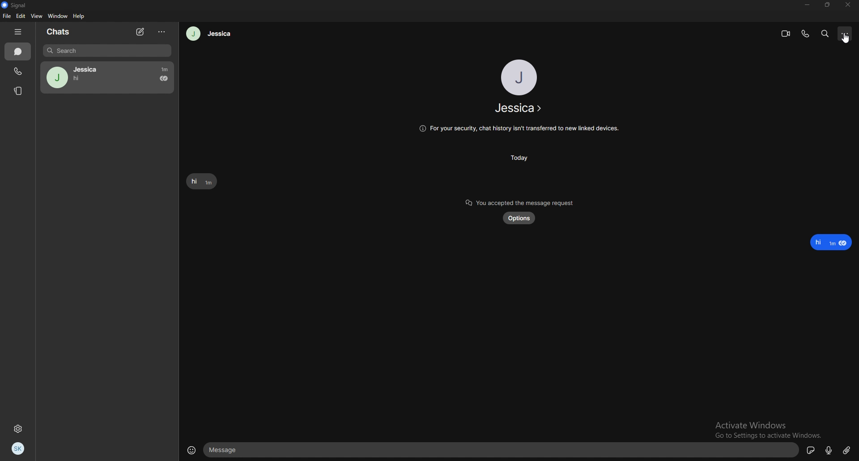  I want to click on new chat, so click(141, 32).